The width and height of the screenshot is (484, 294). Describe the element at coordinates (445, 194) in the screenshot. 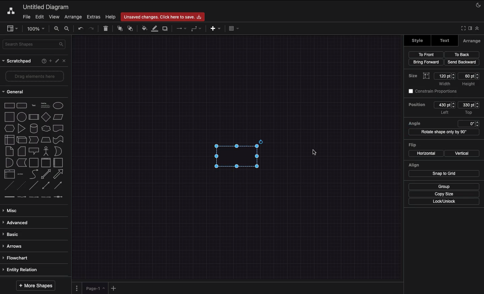

I see `Copy size` at that location.